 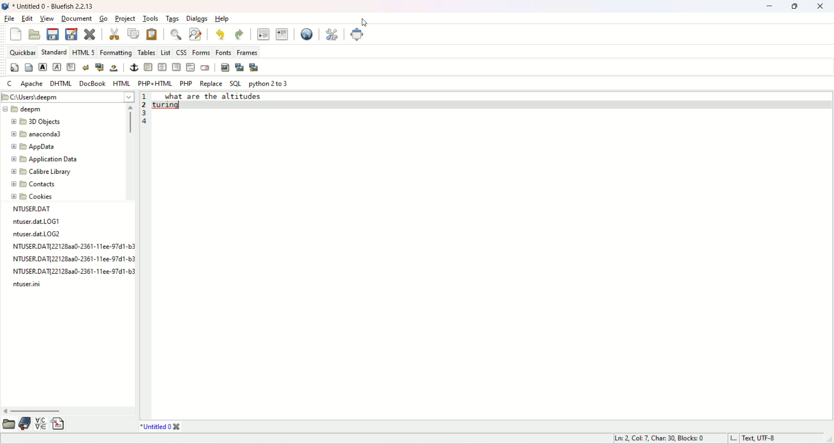 I want to click on text, so click(x=72, y=247).